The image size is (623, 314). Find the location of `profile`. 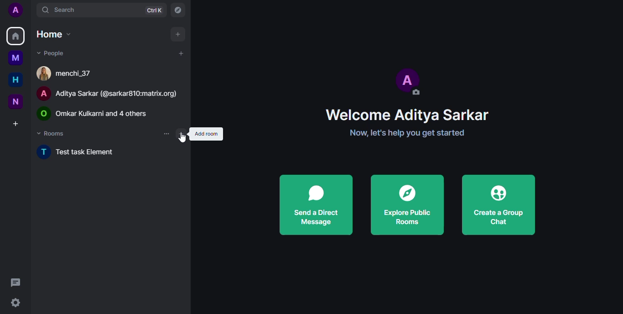

profile is located at coordinates (410, 80).